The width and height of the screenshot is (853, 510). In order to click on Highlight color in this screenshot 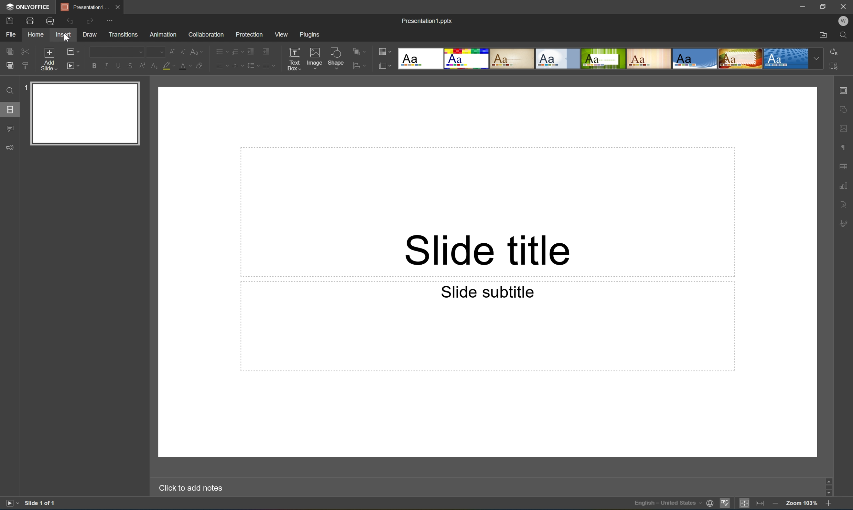, I will do `click(169, 65)`.